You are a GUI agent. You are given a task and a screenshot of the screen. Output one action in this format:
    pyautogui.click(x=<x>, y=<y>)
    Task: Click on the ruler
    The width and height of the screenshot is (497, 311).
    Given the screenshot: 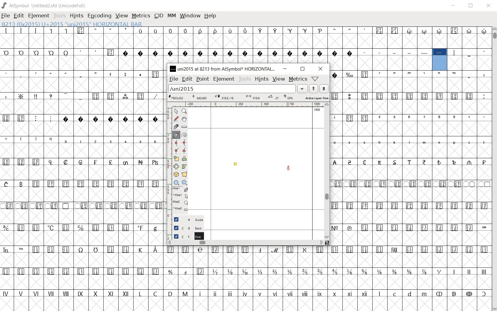 What is the action you would take?
    pyautogui.click(x=250, y=104)
    